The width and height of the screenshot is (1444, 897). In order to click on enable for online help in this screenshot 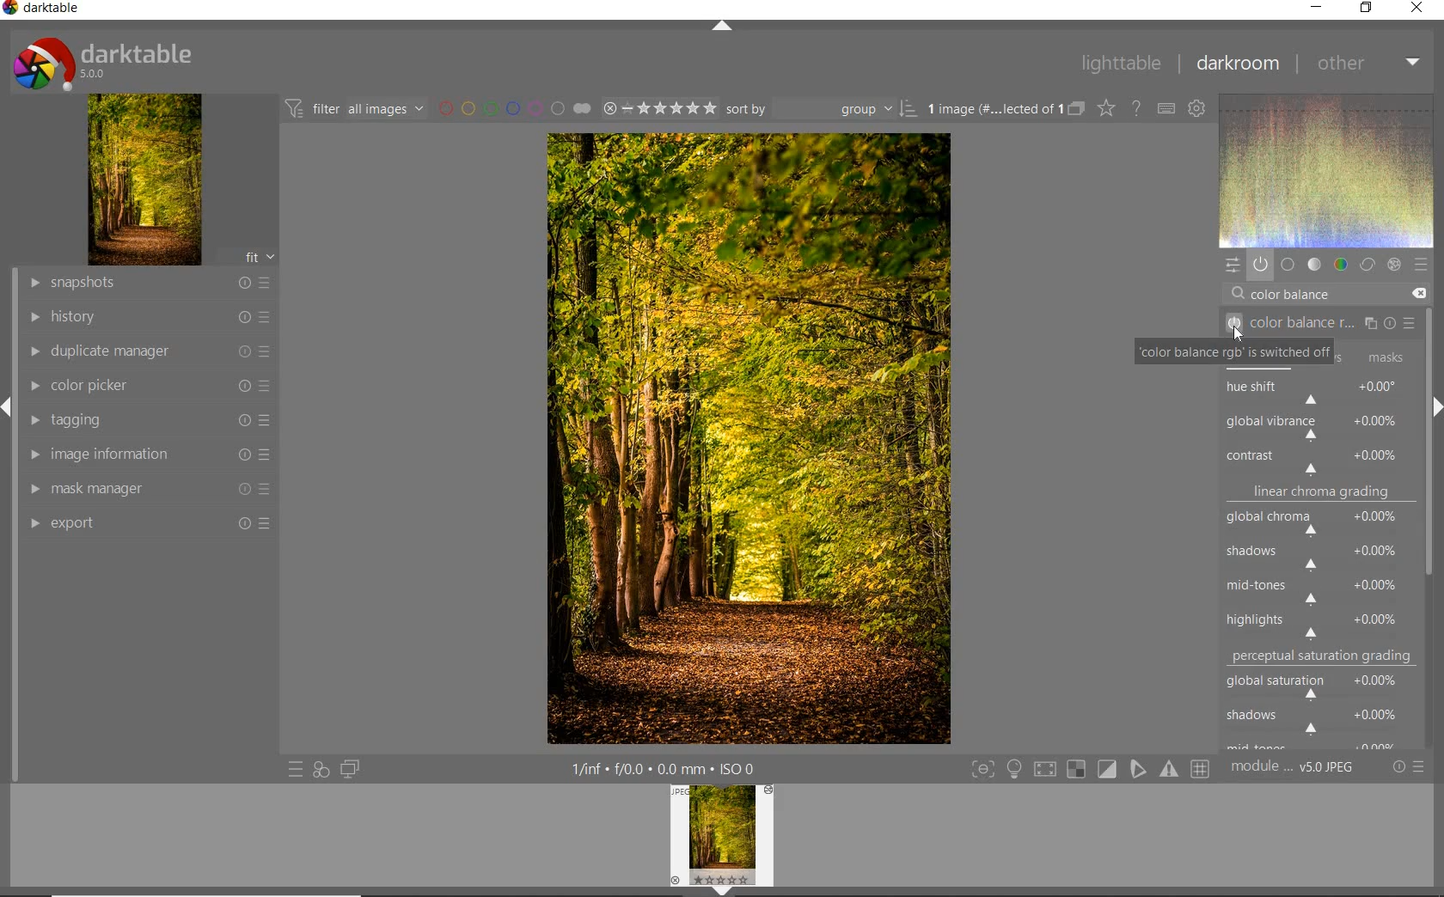, I will do `click(1138, 108)`.